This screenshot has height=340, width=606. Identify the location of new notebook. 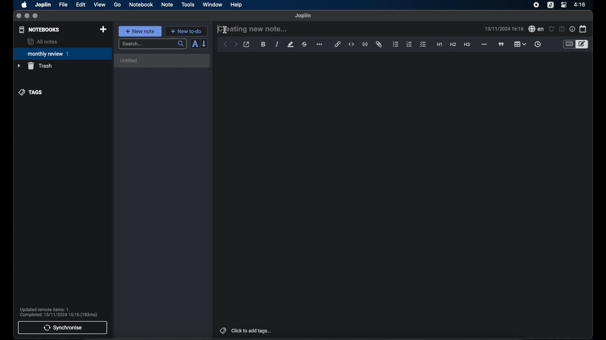
(103, 30).